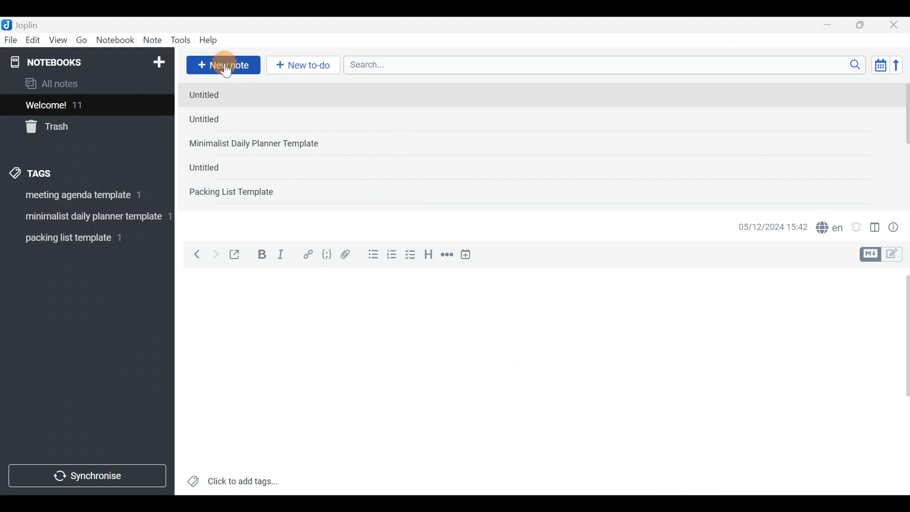  Describe the element at coordinates (116, 40) in the screenshot. I see `Notebook` at that location.